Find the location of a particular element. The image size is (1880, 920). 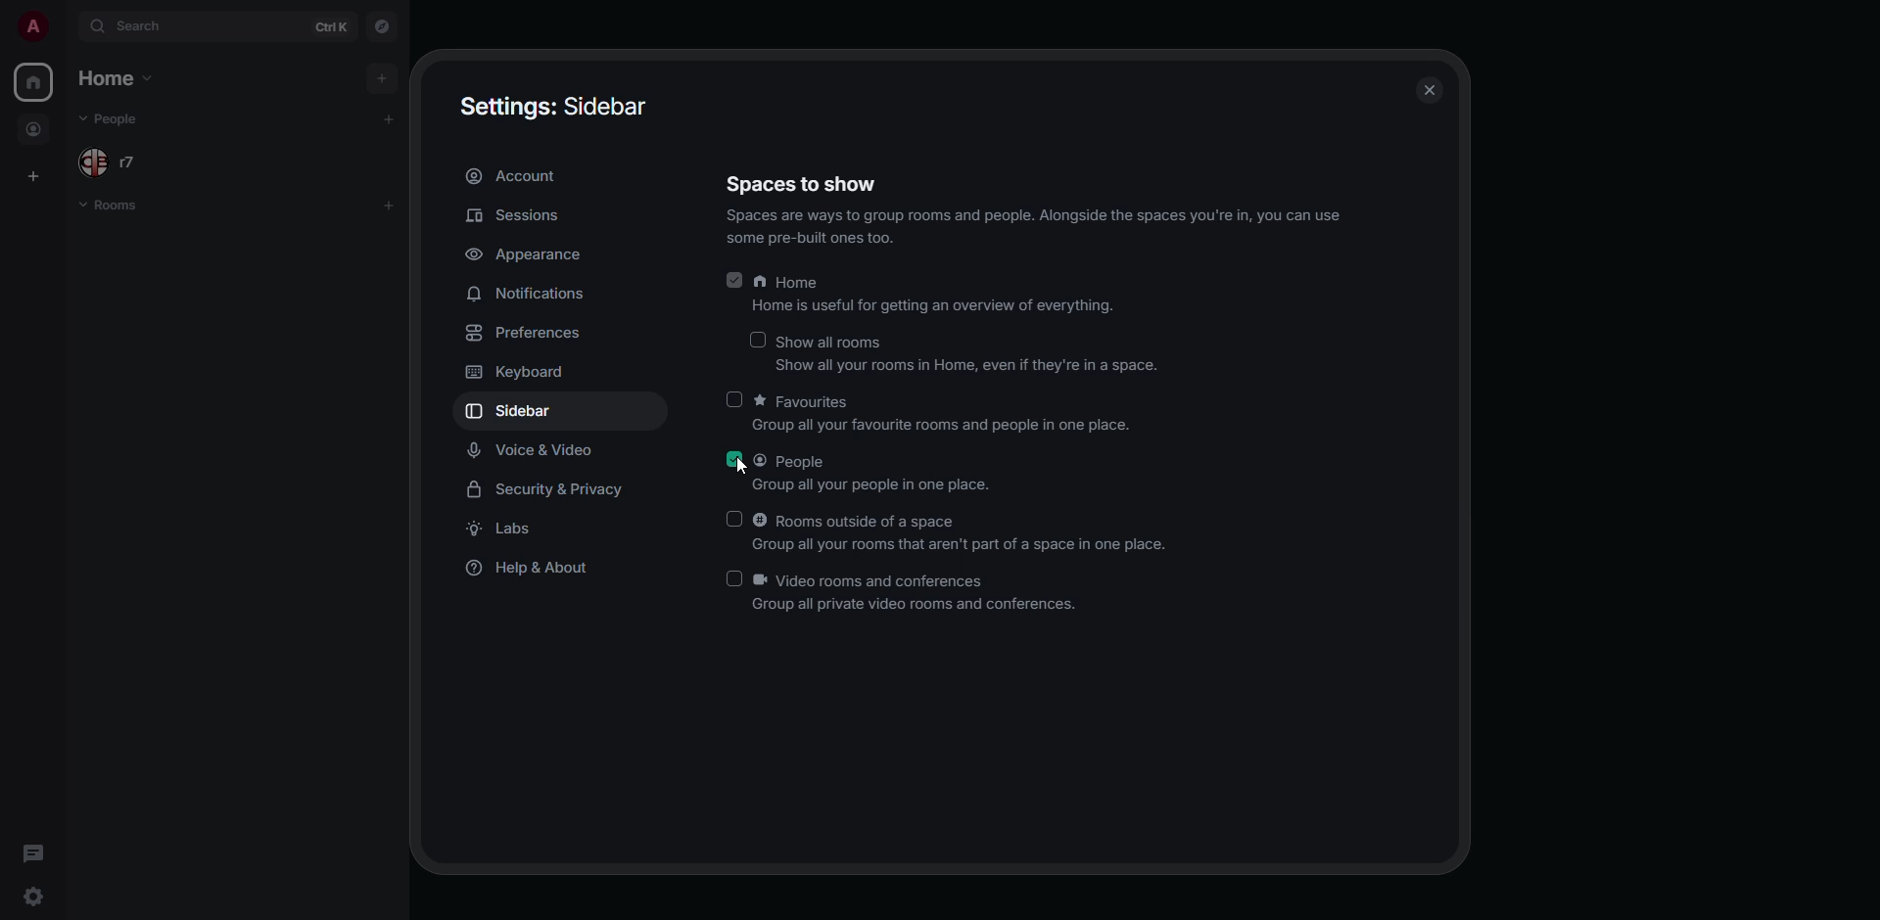

people is located at coordinates (36, 129).